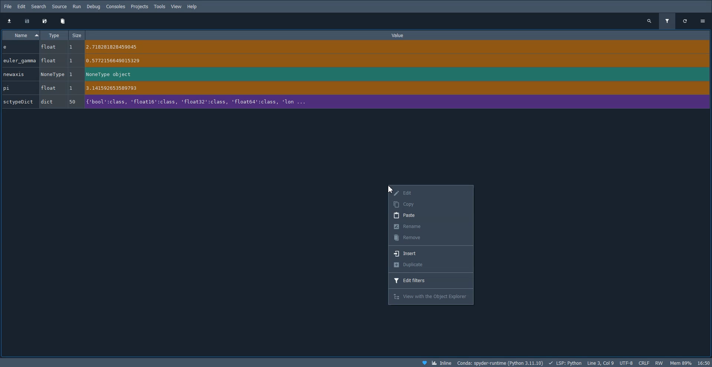 The height and width of the screenshot is (367, 712). Describe the element at coordinates (139, 6) in the screenshot. I see `Projects` at that location.